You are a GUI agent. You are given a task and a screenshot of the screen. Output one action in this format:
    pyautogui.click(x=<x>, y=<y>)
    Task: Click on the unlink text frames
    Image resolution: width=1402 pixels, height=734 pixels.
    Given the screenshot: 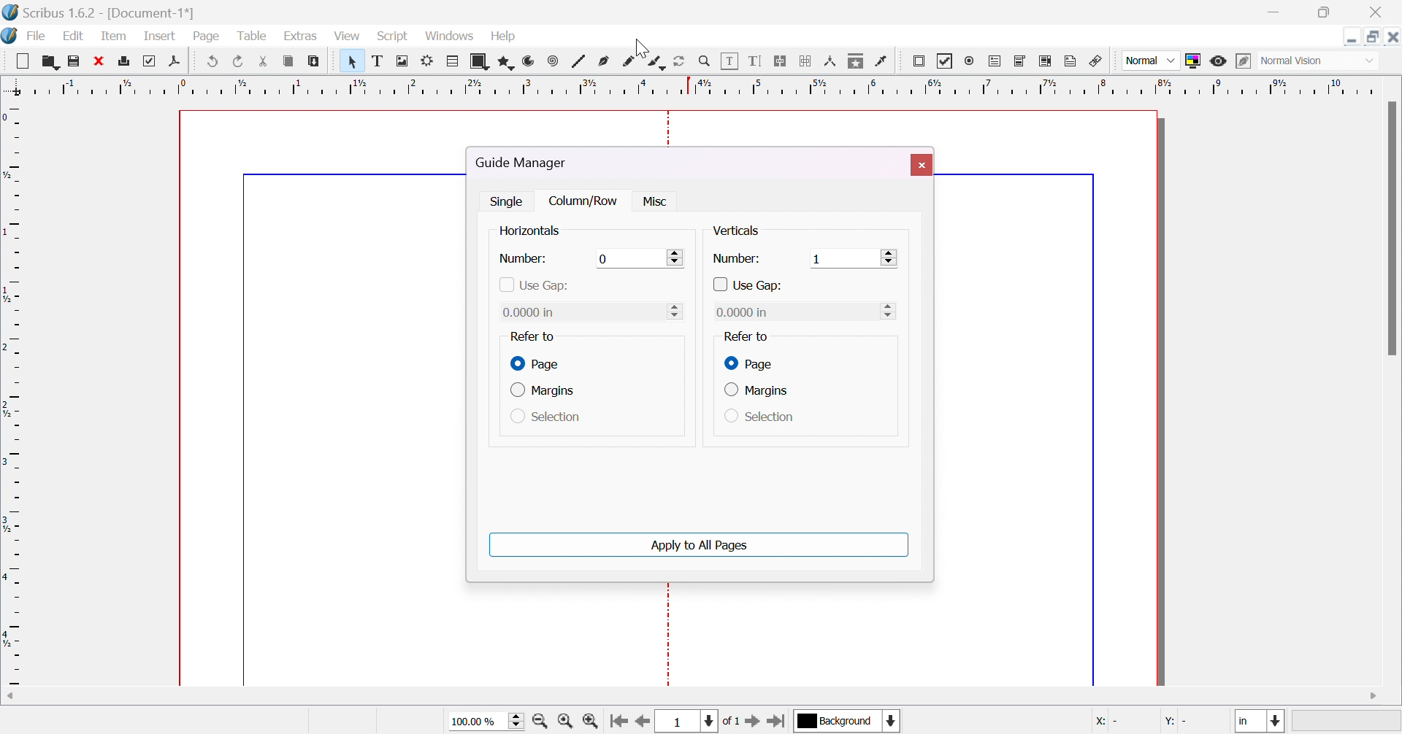 What is the action you would take?
    pyautogui.click(x=806, y=61)
    